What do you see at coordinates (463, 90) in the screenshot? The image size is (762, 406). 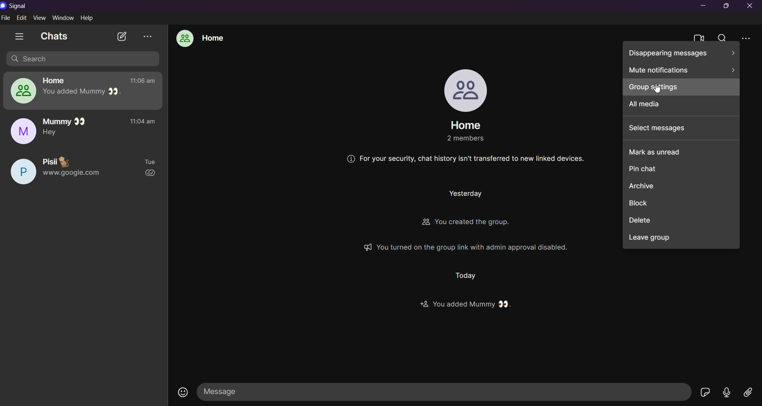 I see `profile` at bounding box center [463, 90].